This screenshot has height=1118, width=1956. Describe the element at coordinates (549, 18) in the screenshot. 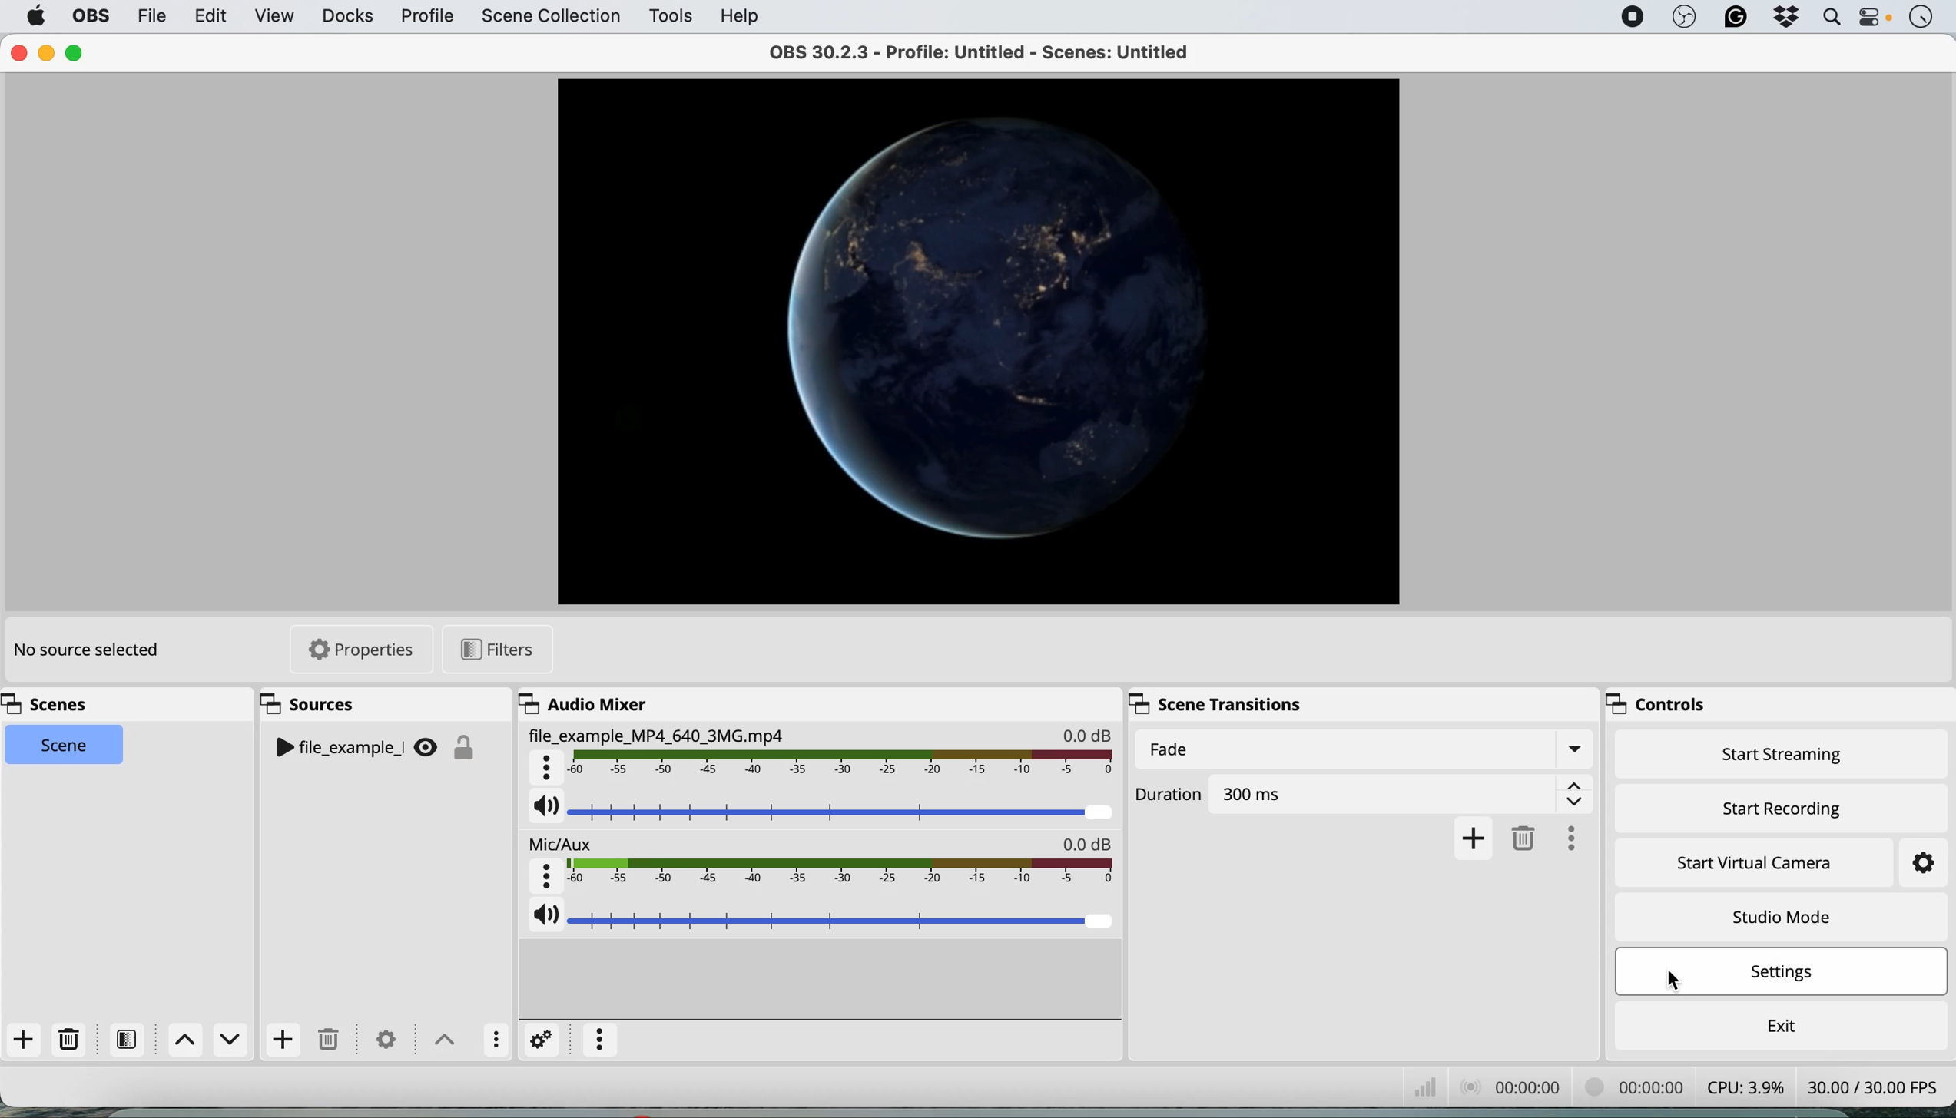

I see `scene collection` at that location.